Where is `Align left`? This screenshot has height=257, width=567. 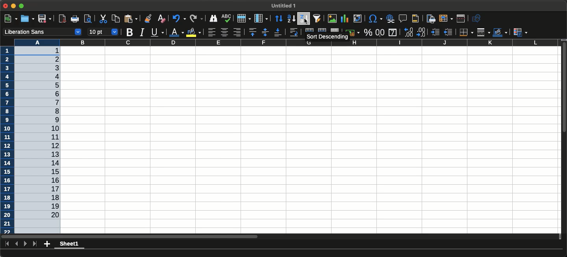
Align left is located at coordinates (212, 33).